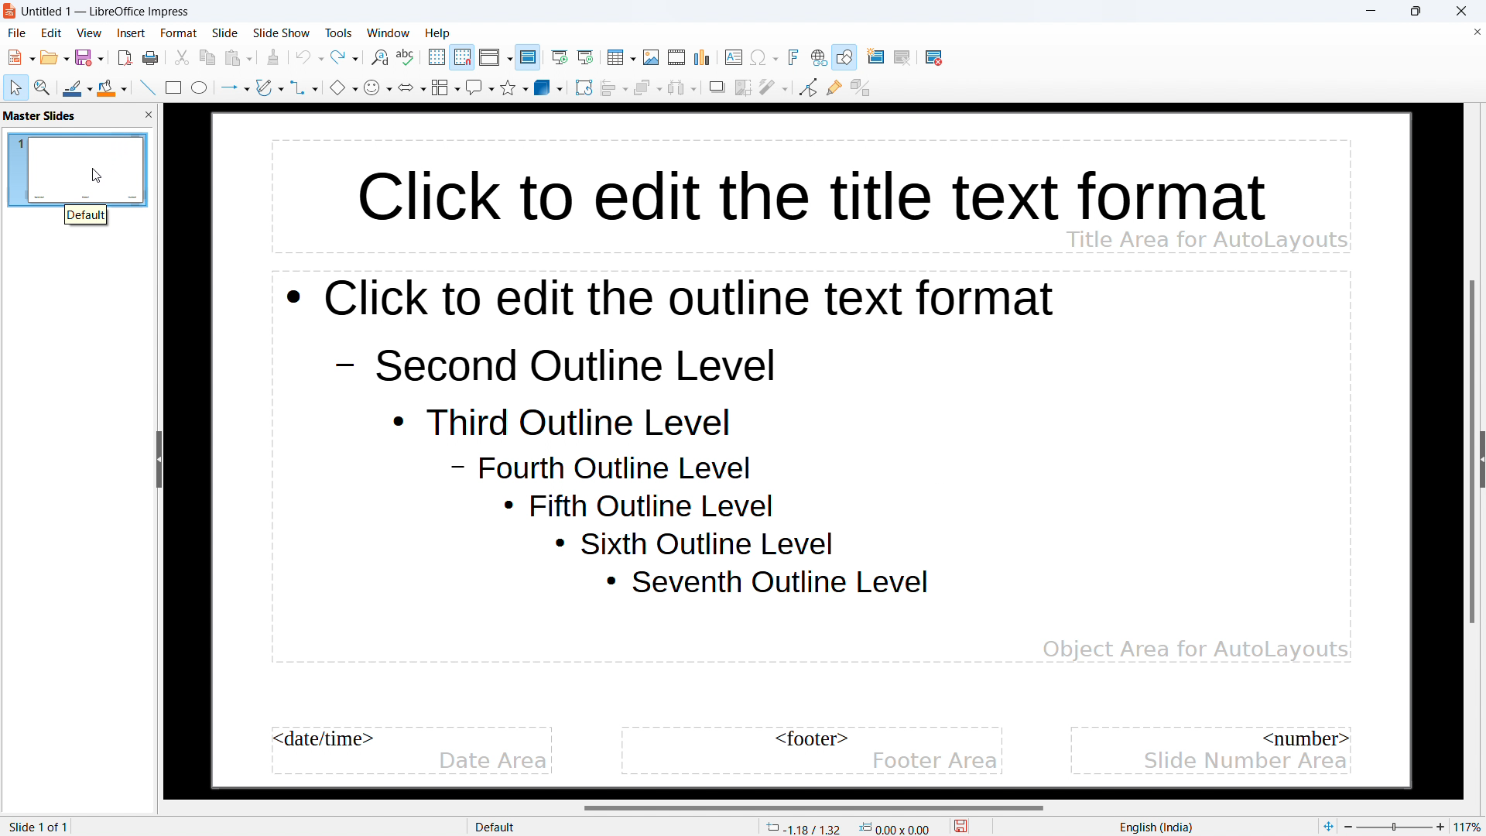  Describe the element at coordinates (282, 33) in the screenshot. I see `slide show` at that location.